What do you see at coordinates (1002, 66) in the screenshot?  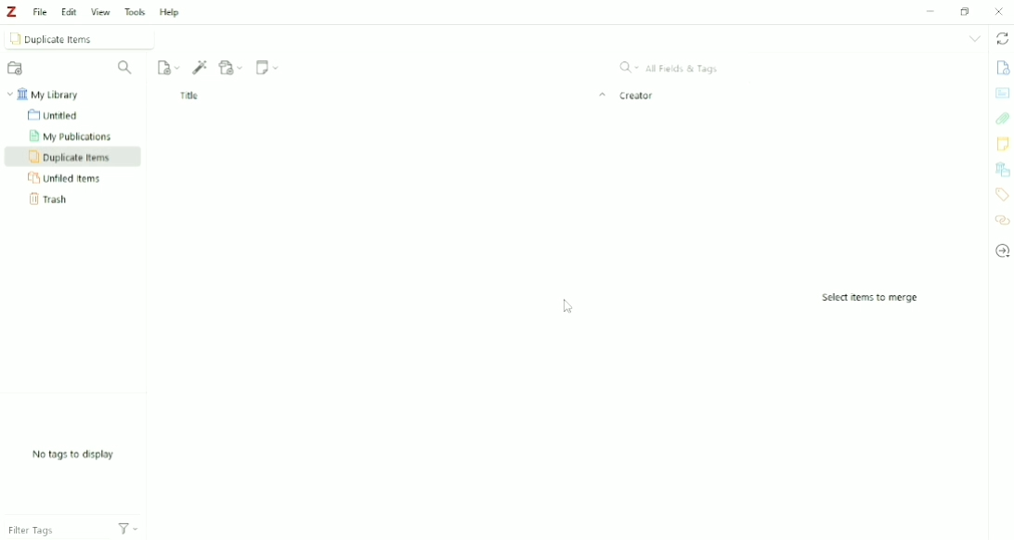 I see `Info` at bounding box center [1002, 66].